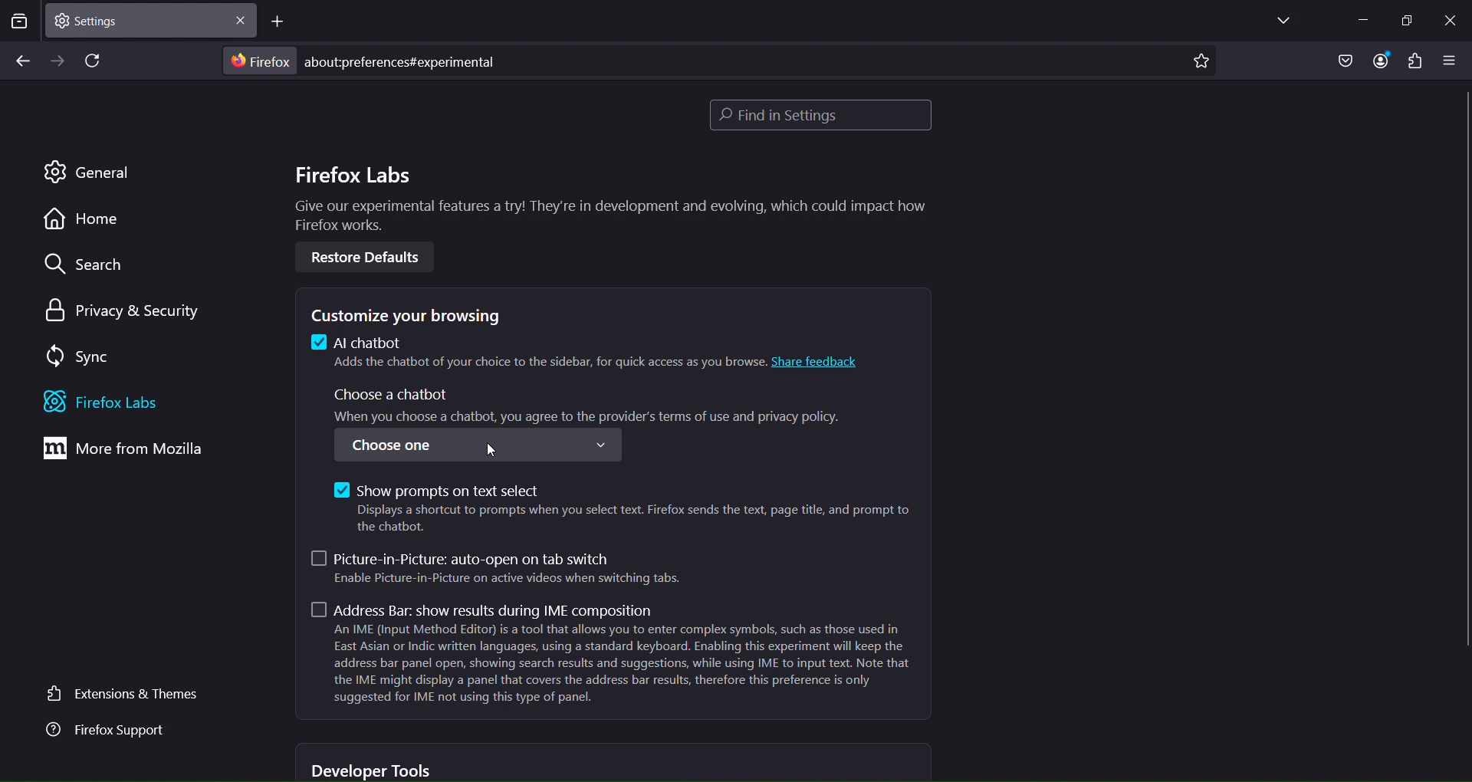  I want to click on close, so click(240, 24).